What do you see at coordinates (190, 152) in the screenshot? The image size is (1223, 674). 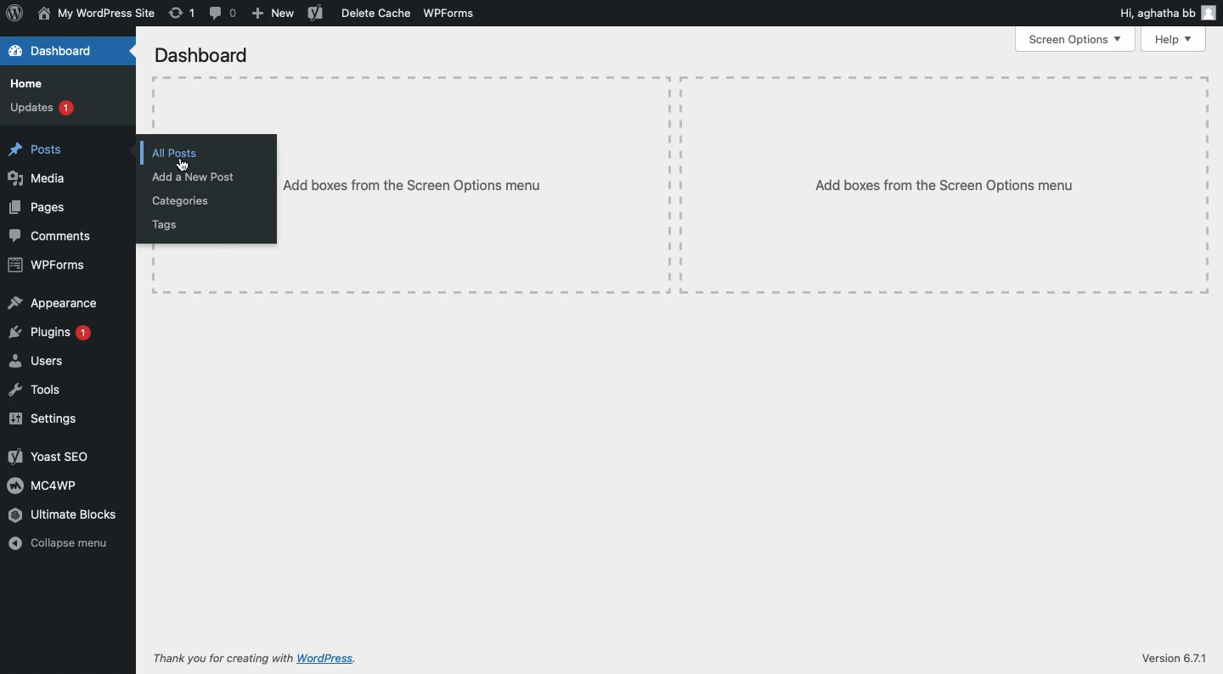 I see `All posts` at bounding box center [190, 152].